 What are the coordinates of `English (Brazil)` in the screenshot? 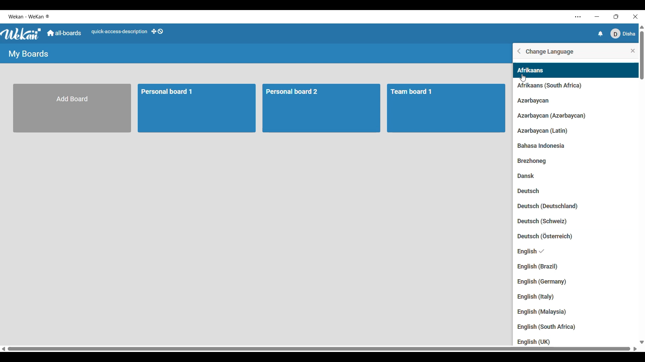 It's located at (544, 267).